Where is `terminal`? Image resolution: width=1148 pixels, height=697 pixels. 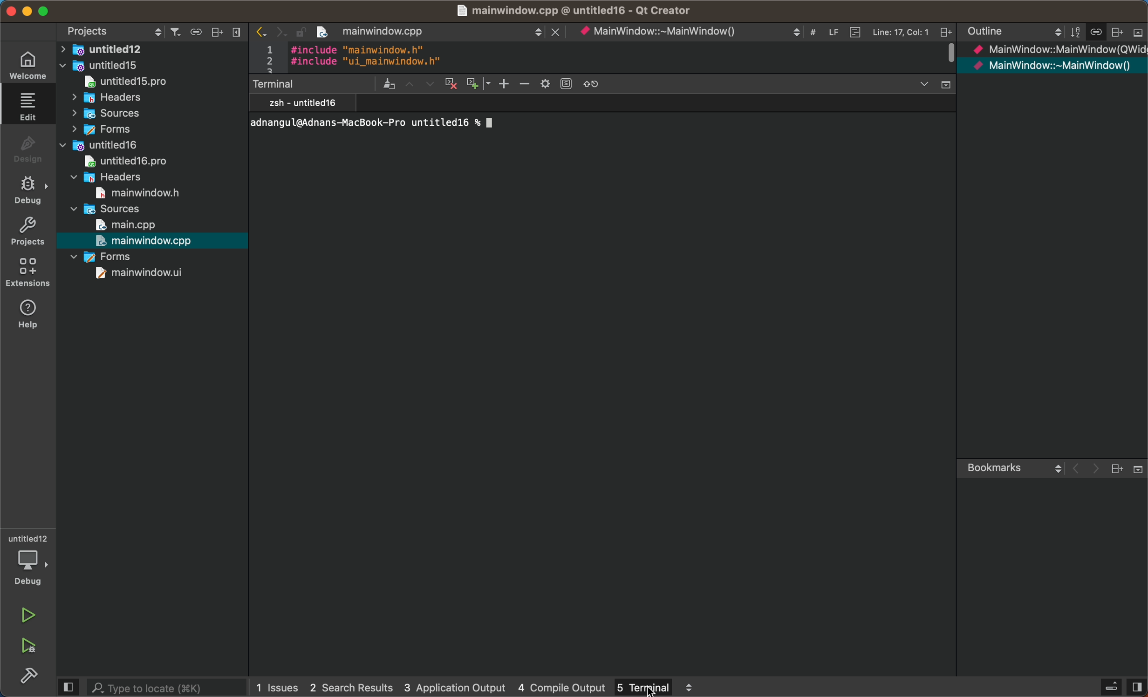 terminal is located at coordinates (653, 688).